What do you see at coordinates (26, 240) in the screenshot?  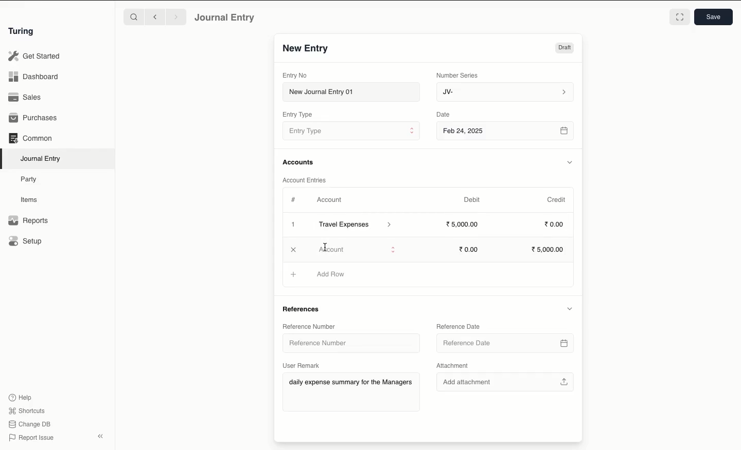 I see `Setup` at bounding box center [26, 240].